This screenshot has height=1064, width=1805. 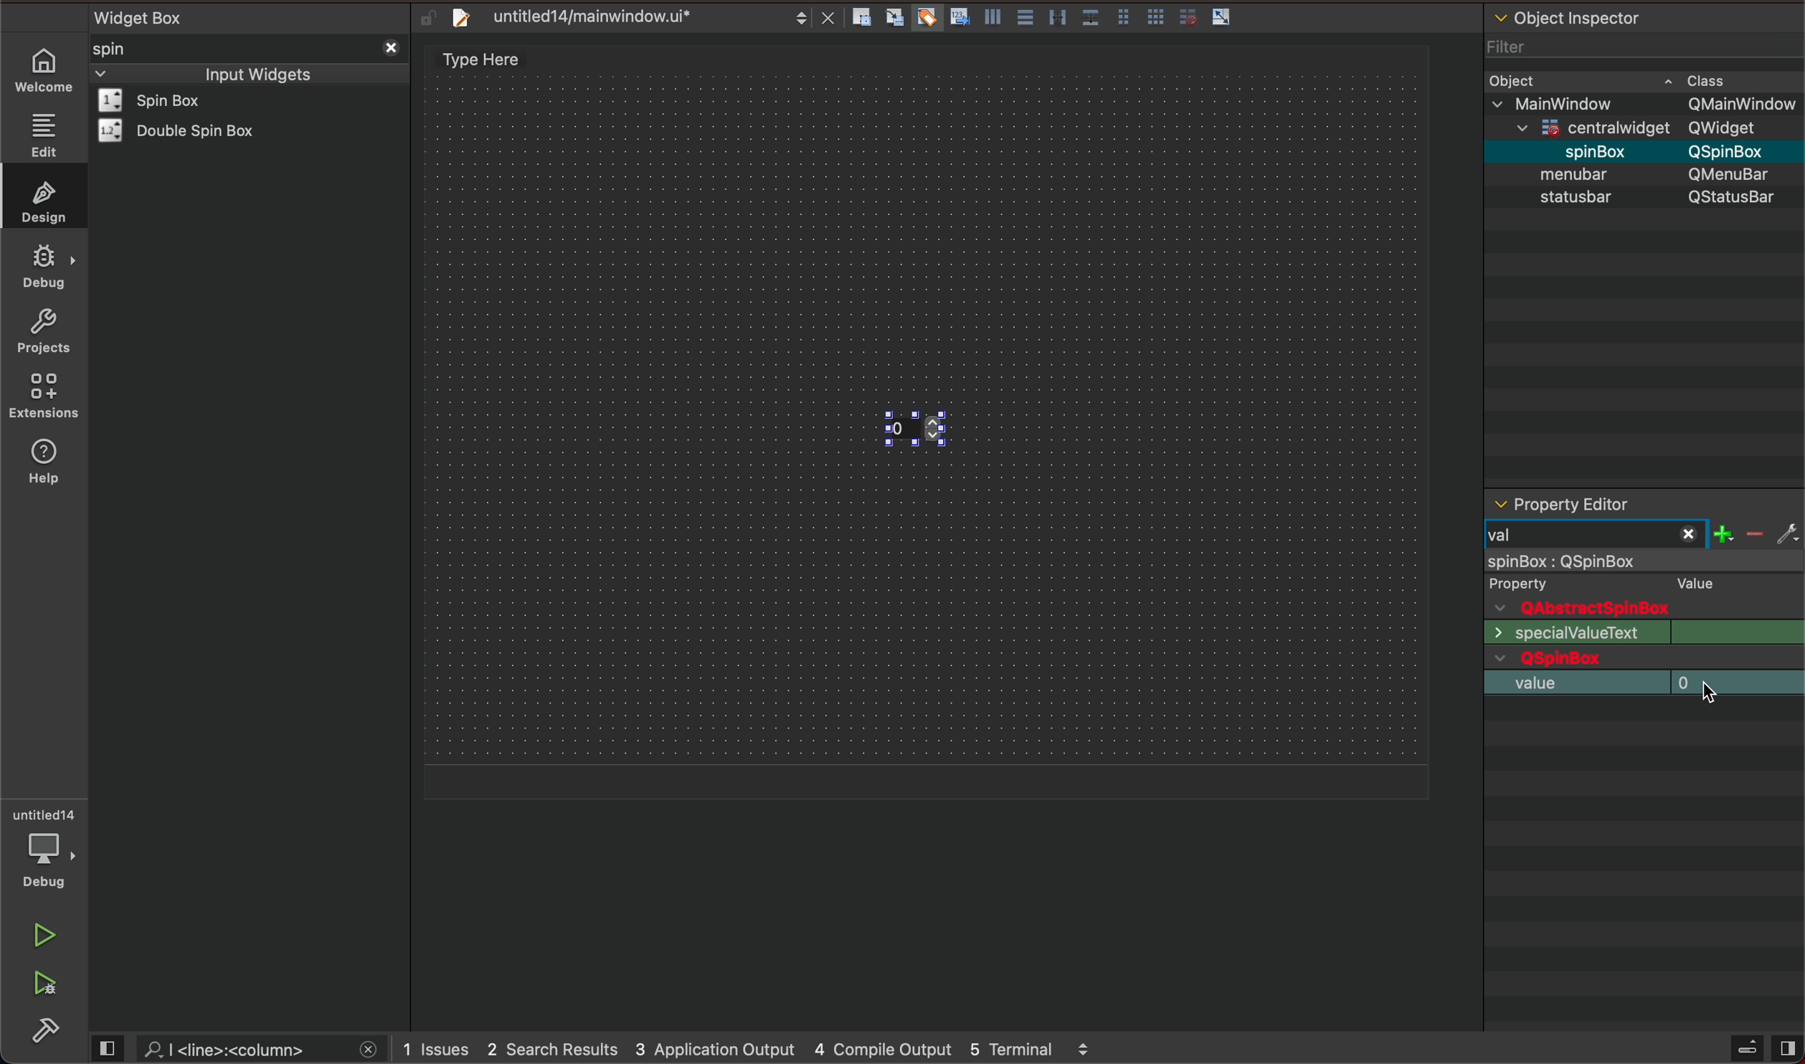 What do you see at coordinates (133, 48) in the screenshot?
I see `spin` at bounding box center [133, 48].